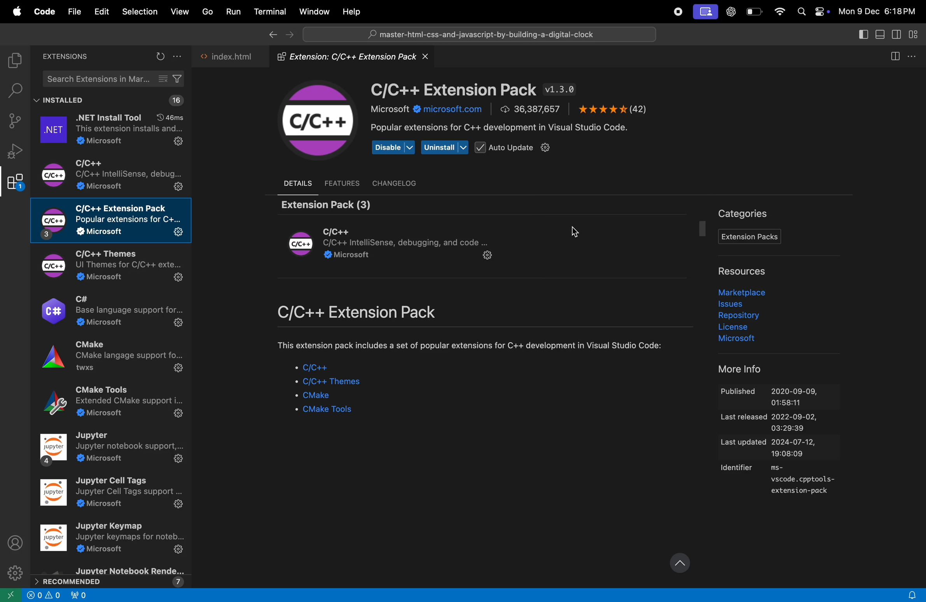 The image size is (926, 602). What do you see at coordinates (63, 101) in the screenshot?
I see `installed` at bounding box center [63, 101].